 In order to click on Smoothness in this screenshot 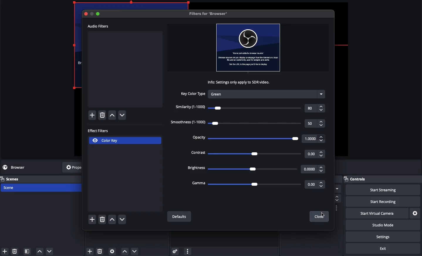, I will do `click(247, 124)`.